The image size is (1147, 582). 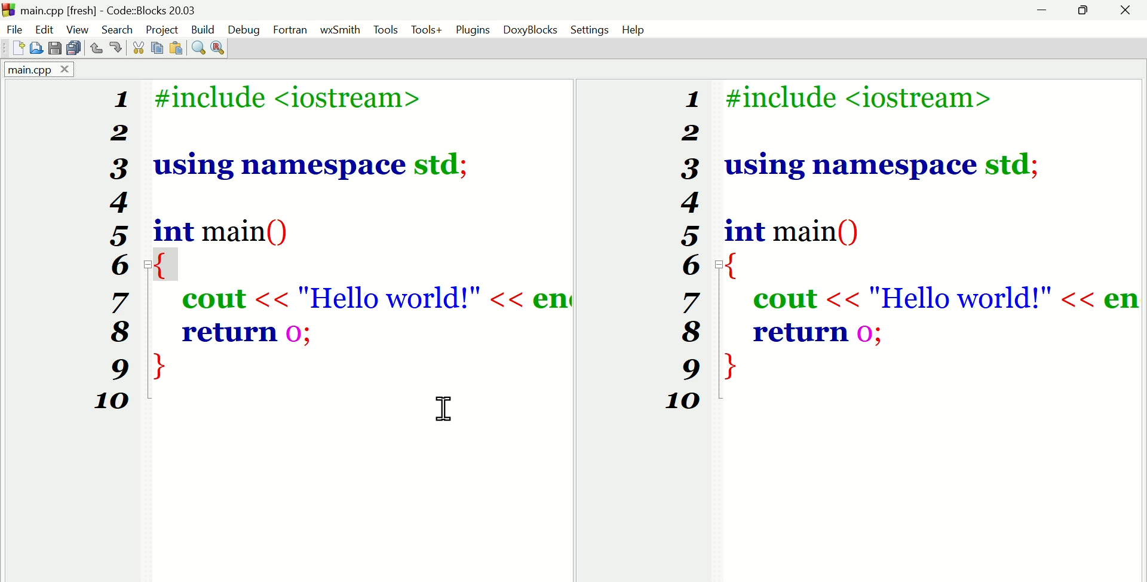 I want to click on Main.Cpp, so click(x=35, y=71).